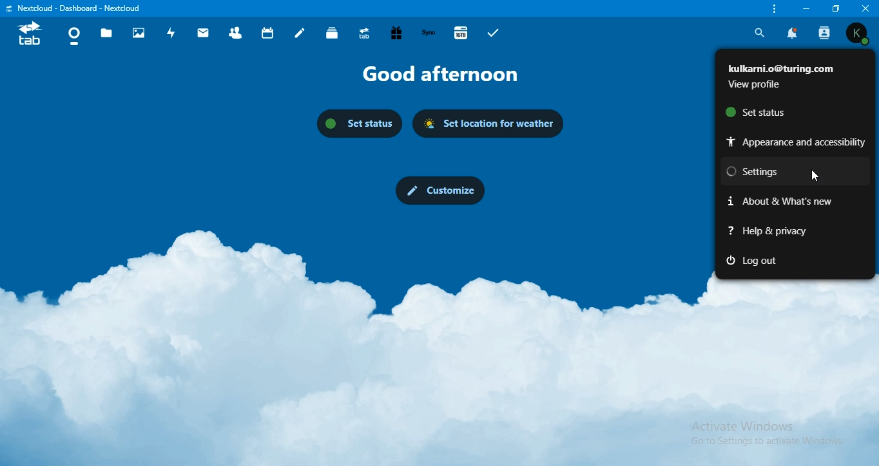  Describe the element at coordinates (773, 9) in the screenshot. I see `customize & control nextcloud` at that location.